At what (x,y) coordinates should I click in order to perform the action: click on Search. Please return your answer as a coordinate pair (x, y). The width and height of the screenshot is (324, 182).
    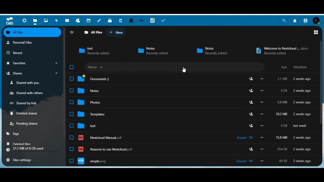
    Looking at the image, I should click on (285, 20).